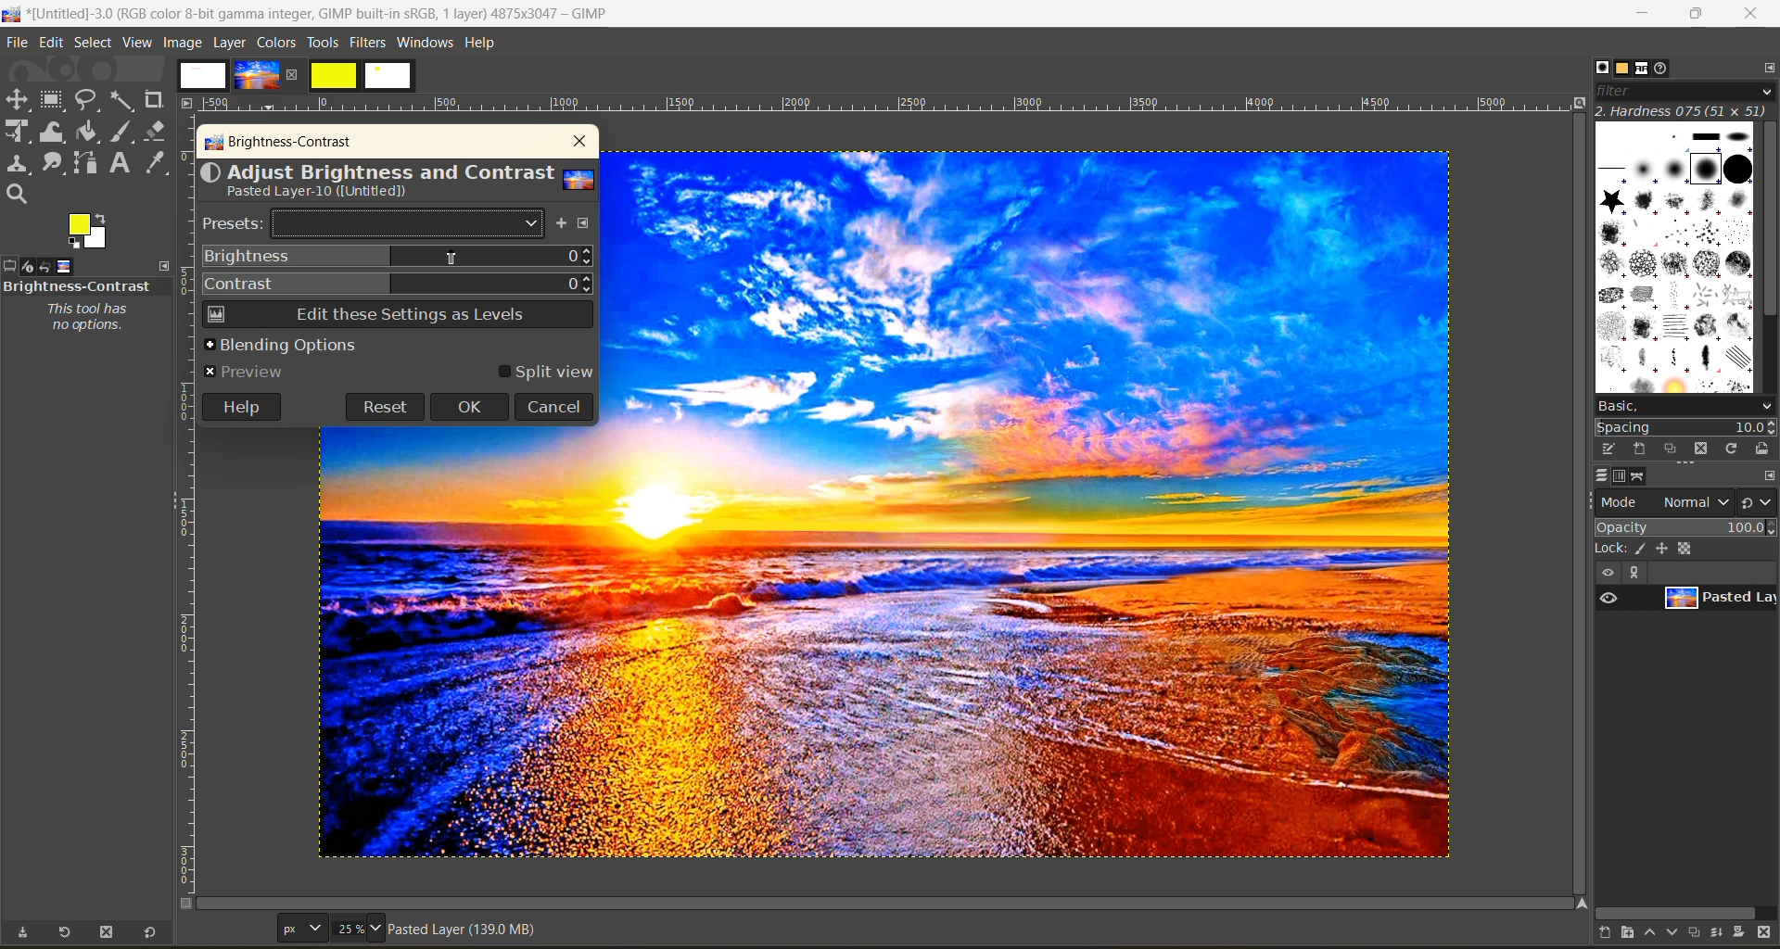 Image resolution: width=1780 pixels, height=949 pixels. What do you see at coordinates (1765, 67) in the screenshot?
I see `configure` at bounding box center [1765, 67].